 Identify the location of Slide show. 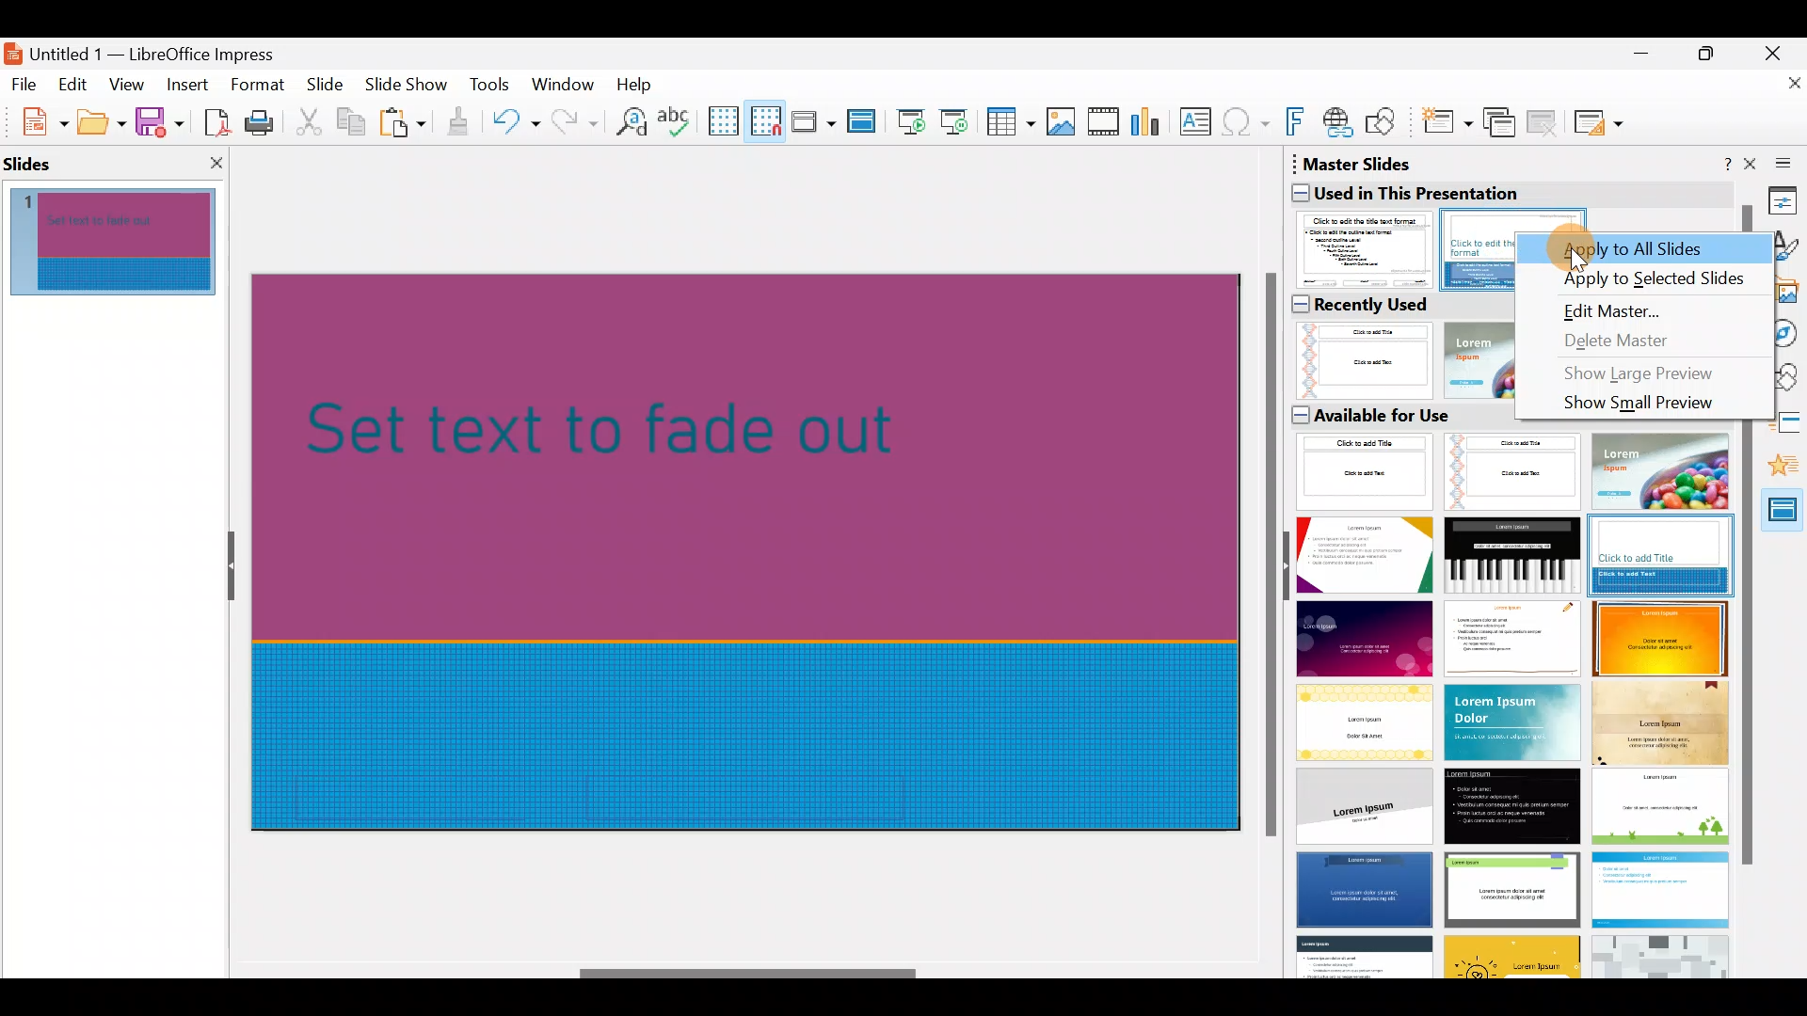
(410, 88).